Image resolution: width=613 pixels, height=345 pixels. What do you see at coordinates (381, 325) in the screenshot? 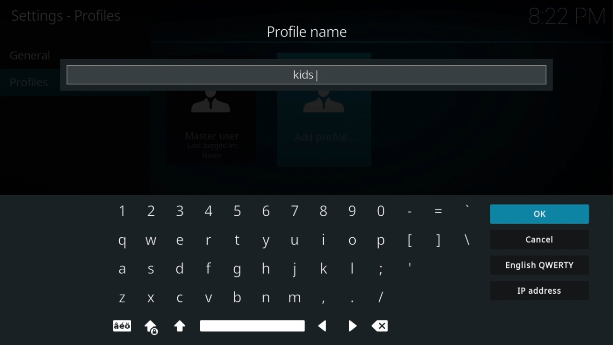
I see `close` at bounding box center [381, 325].